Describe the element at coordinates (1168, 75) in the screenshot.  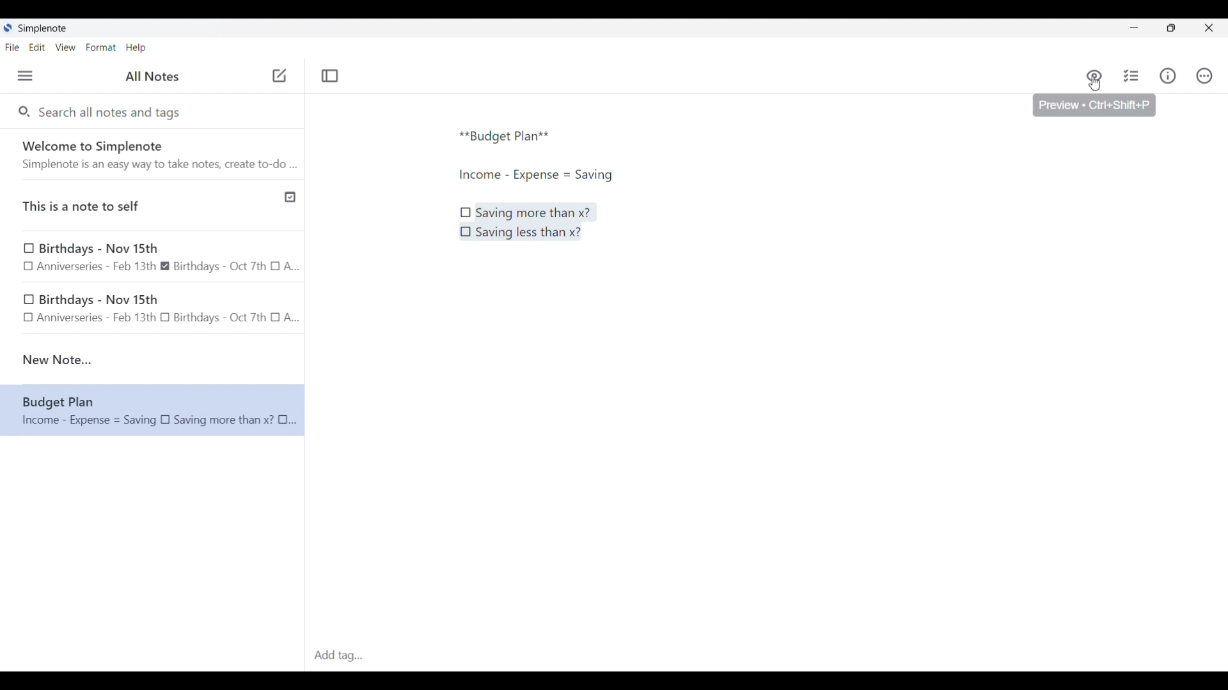
I see `Info` at that location.